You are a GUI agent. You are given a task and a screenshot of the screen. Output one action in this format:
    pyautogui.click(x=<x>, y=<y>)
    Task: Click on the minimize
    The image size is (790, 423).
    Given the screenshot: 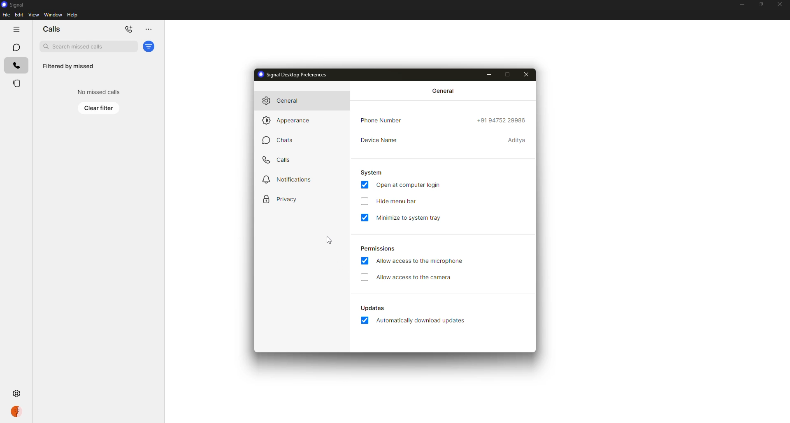 What is the action you would take?
    pyautogui.click(x=739, y=5)
    